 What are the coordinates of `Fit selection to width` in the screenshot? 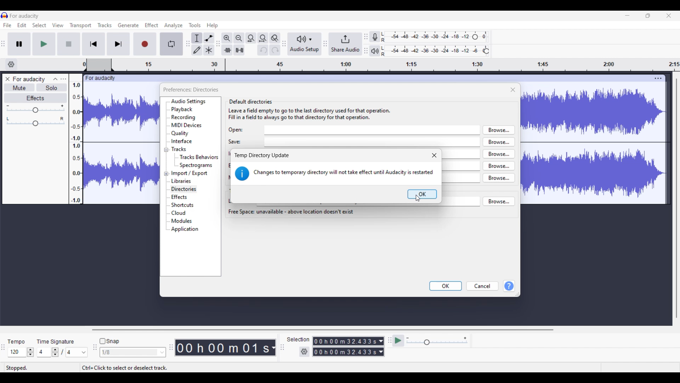 It's located at (251, 38).